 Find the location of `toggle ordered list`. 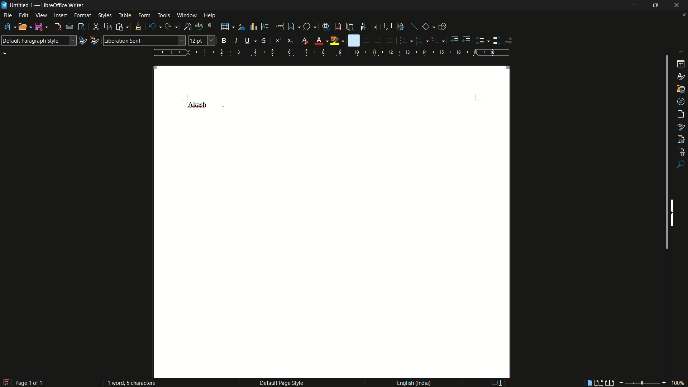

toggle ordered list is located at coordinates (420, 40).